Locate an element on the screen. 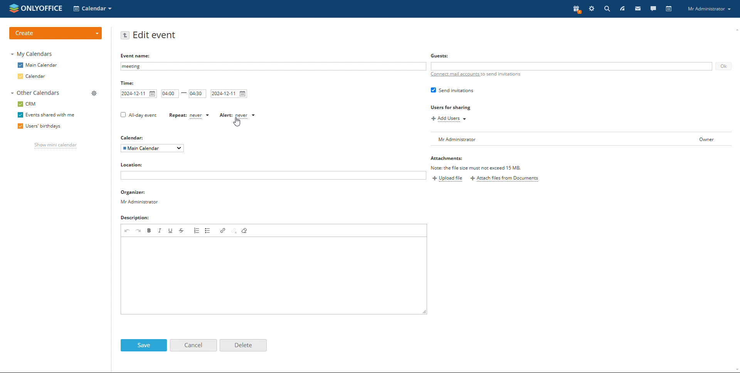  add users is located at coordinates (448, 119).